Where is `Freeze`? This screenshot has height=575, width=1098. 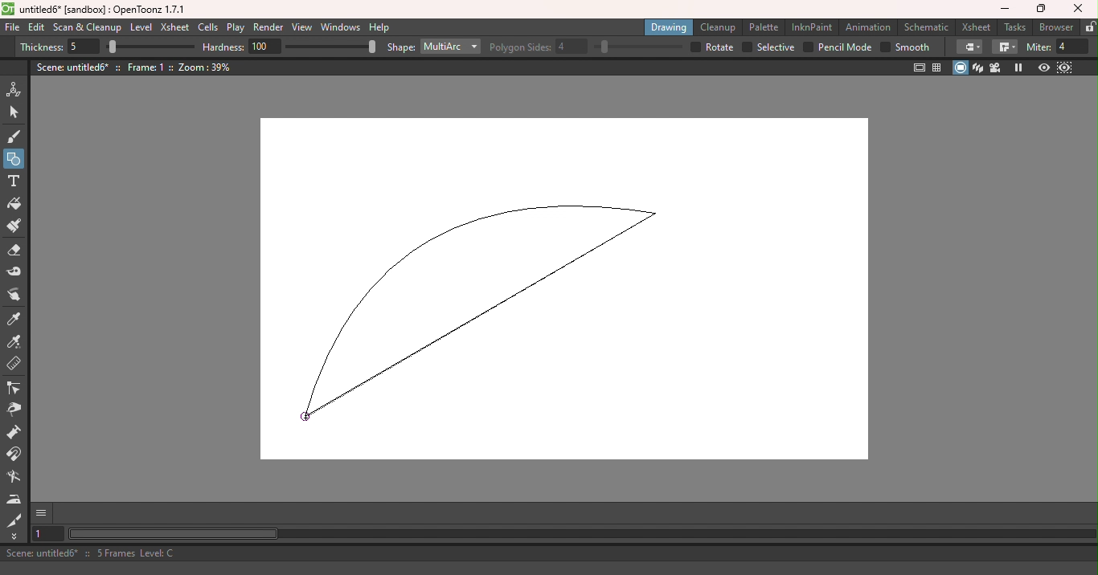 Freeze is located at coordinates (1020, 67).